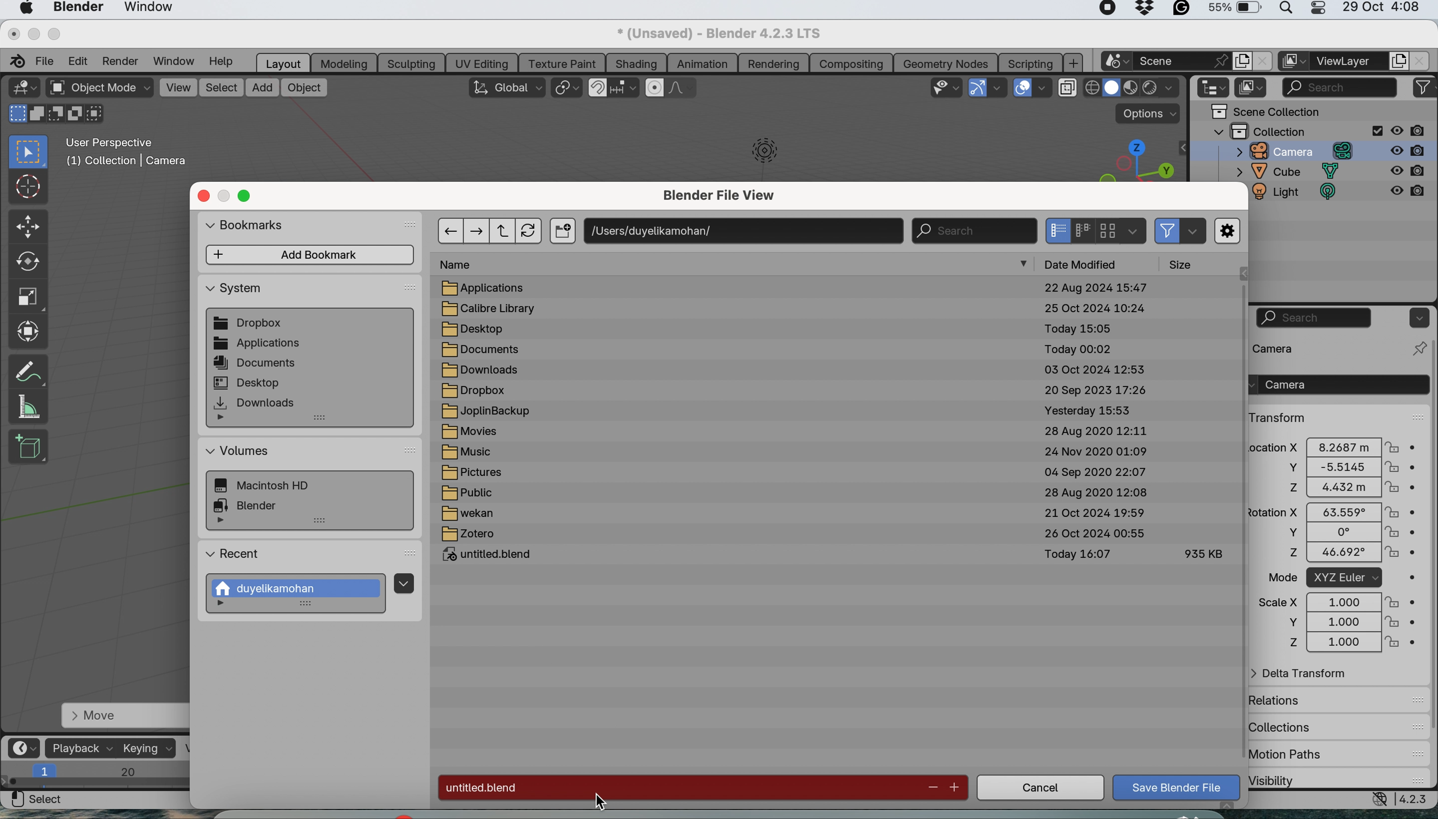 This screenshot has width=1438, height=819. Describe the element at coordinates (476, 390) in the screenshot. I see `dropbox` at that location.